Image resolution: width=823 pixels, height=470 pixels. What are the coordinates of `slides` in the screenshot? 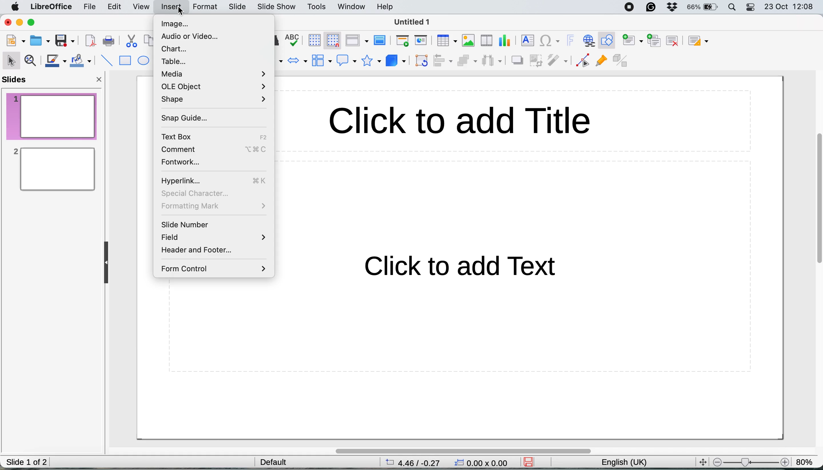 It's located at (17, 80).